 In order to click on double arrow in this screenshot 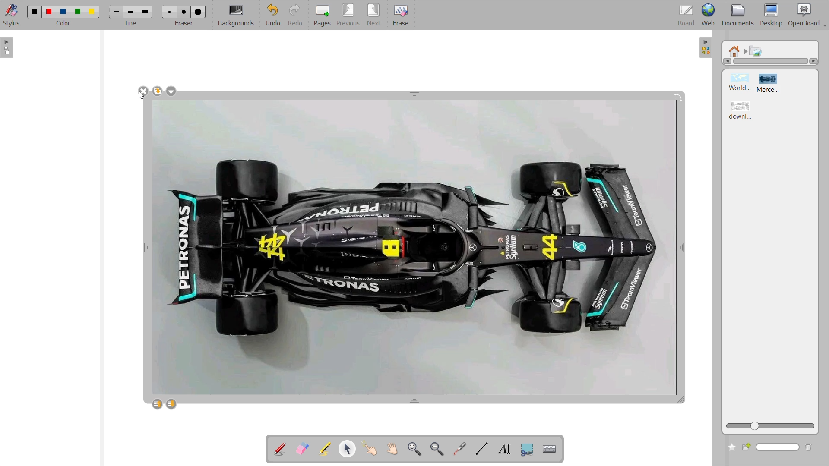, I will do `click(414, 399)`.